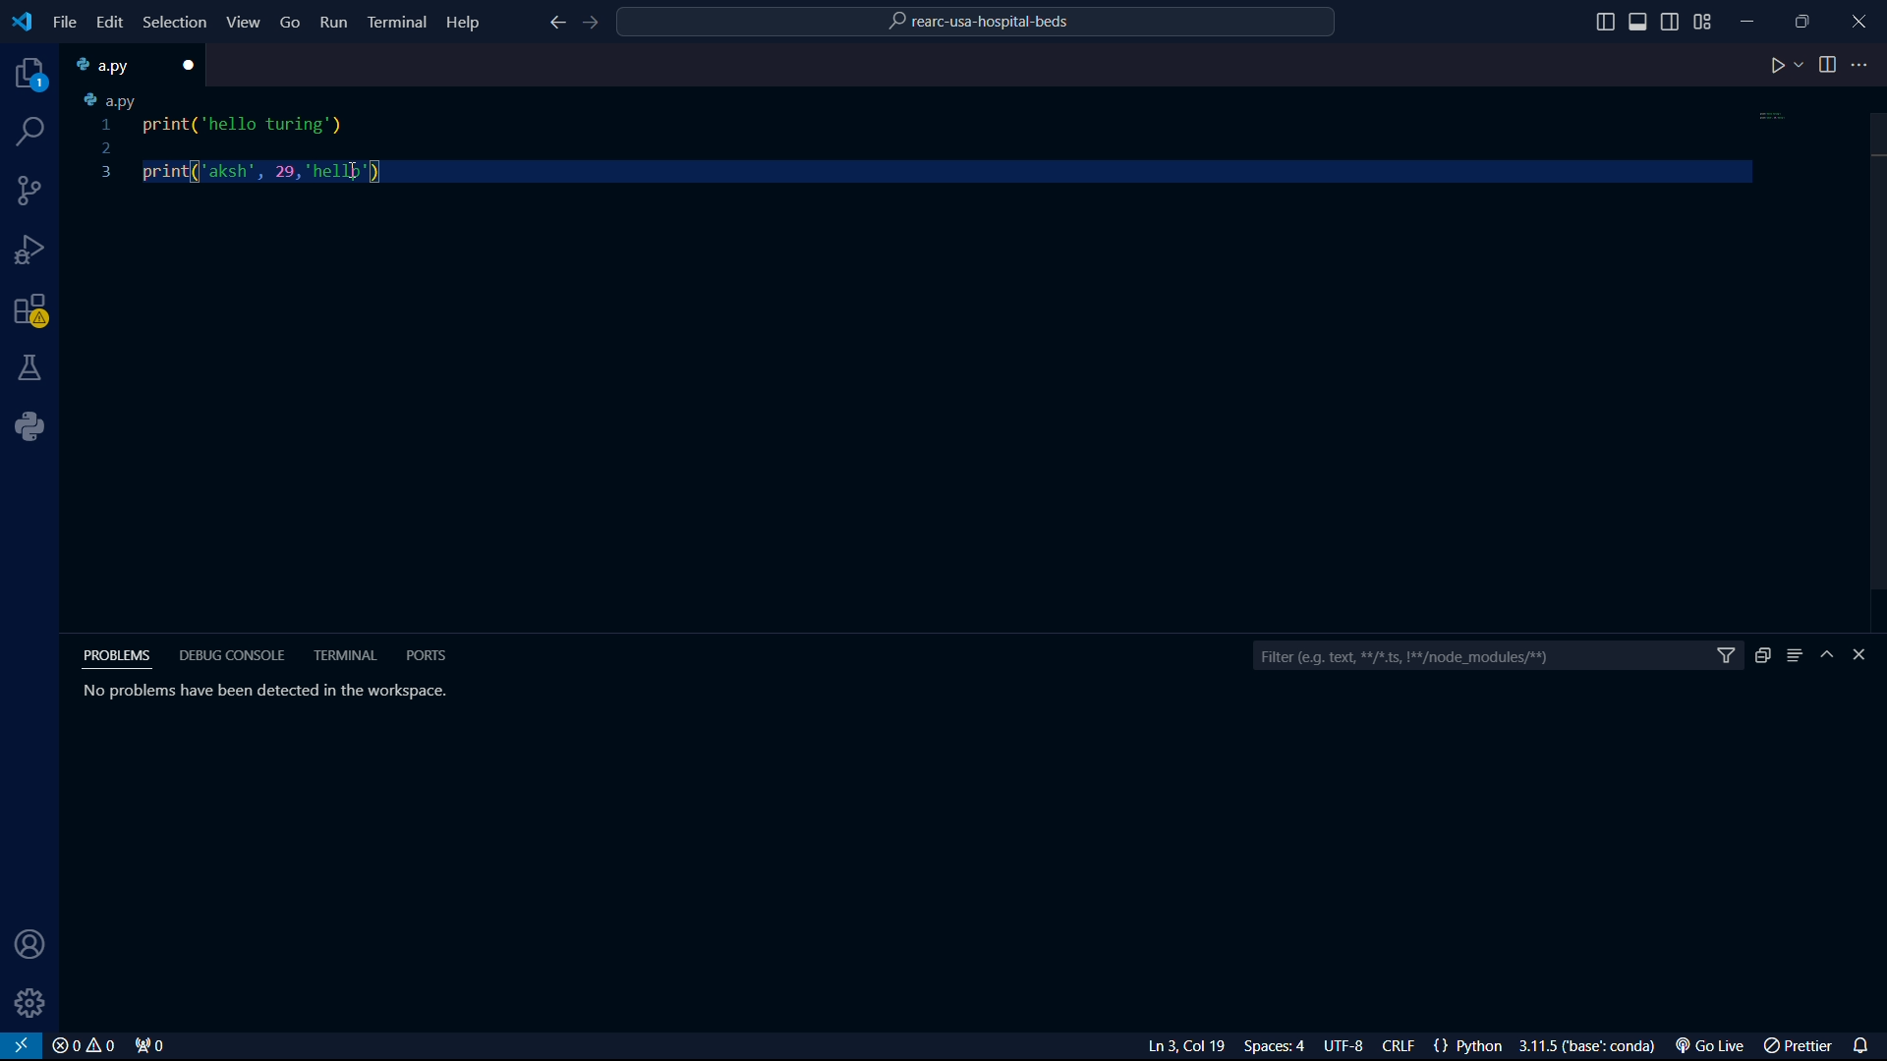  What do you see at coordinates (1279, 1046) in the screenshot?
I see `Spaces: 4` at bounding box center [1279, 1046].